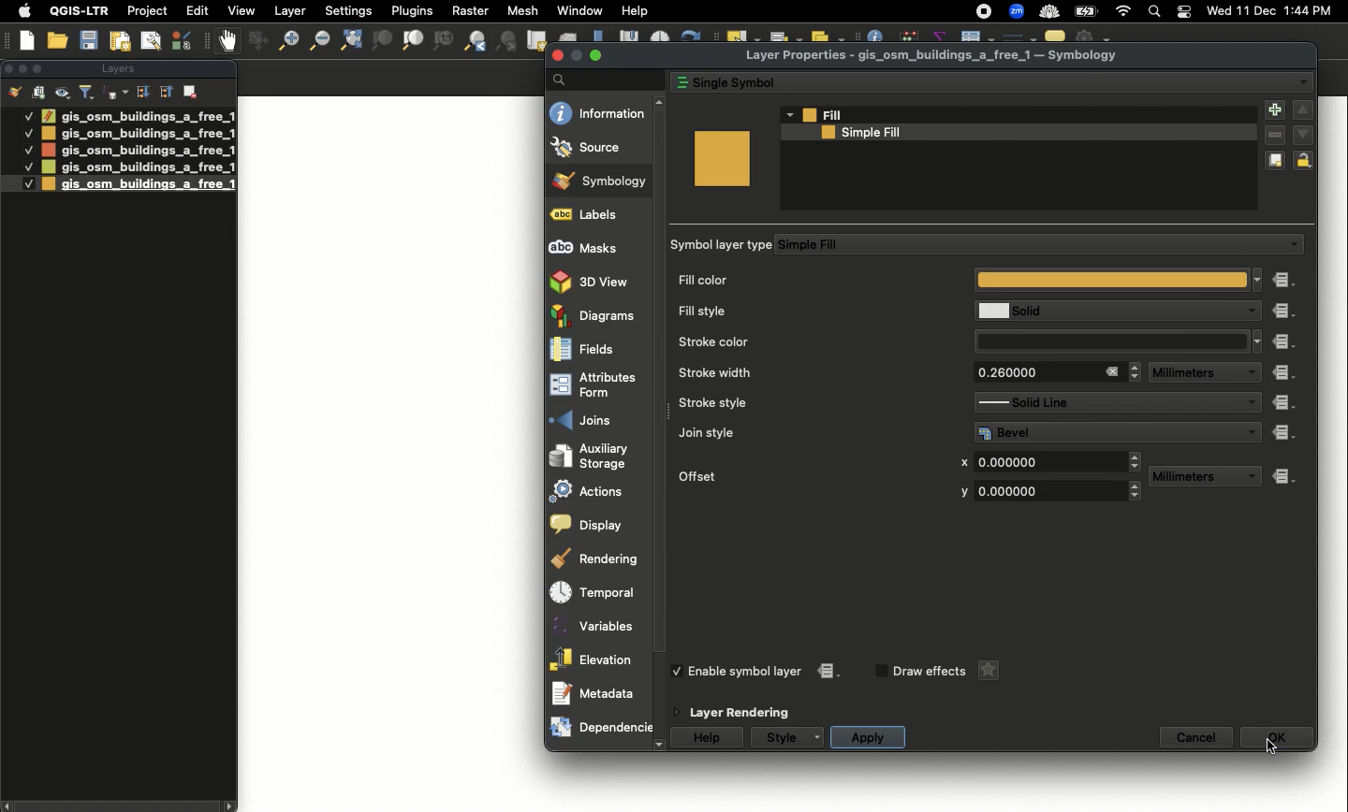 This screenshot has height=812, width=1348. I want to click on Drop down, so click(1136, 461).